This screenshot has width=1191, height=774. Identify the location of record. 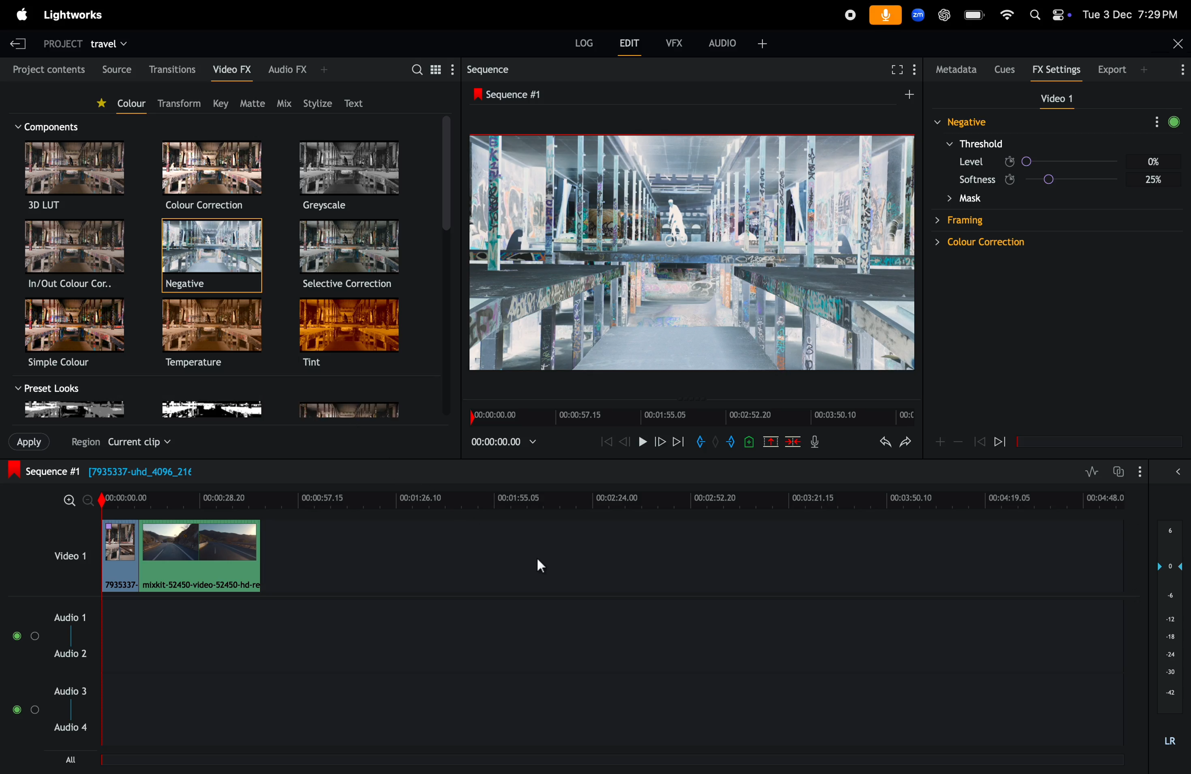
(847, 13).